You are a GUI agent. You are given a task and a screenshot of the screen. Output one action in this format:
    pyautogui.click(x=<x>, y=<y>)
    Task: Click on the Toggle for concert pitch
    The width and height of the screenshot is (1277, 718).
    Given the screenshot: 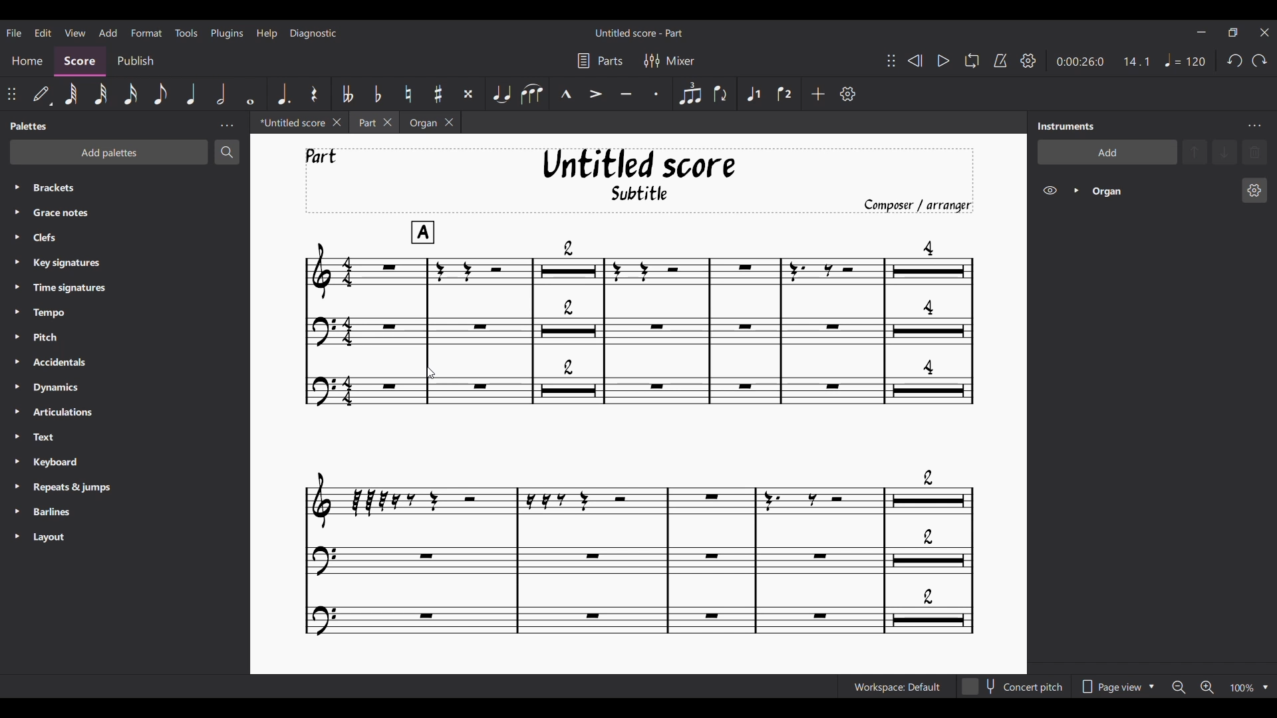 What is the action you would take?
    pyautogui.click(x=1014, y=687)
    